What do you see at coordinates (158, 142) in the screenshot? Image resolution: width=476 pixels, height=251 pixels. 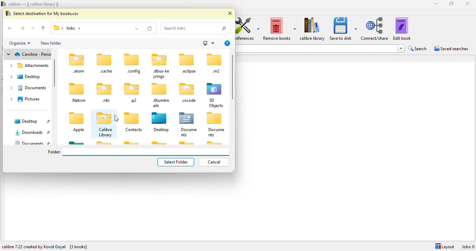 I see `folders` at bounding box center [158, 142].